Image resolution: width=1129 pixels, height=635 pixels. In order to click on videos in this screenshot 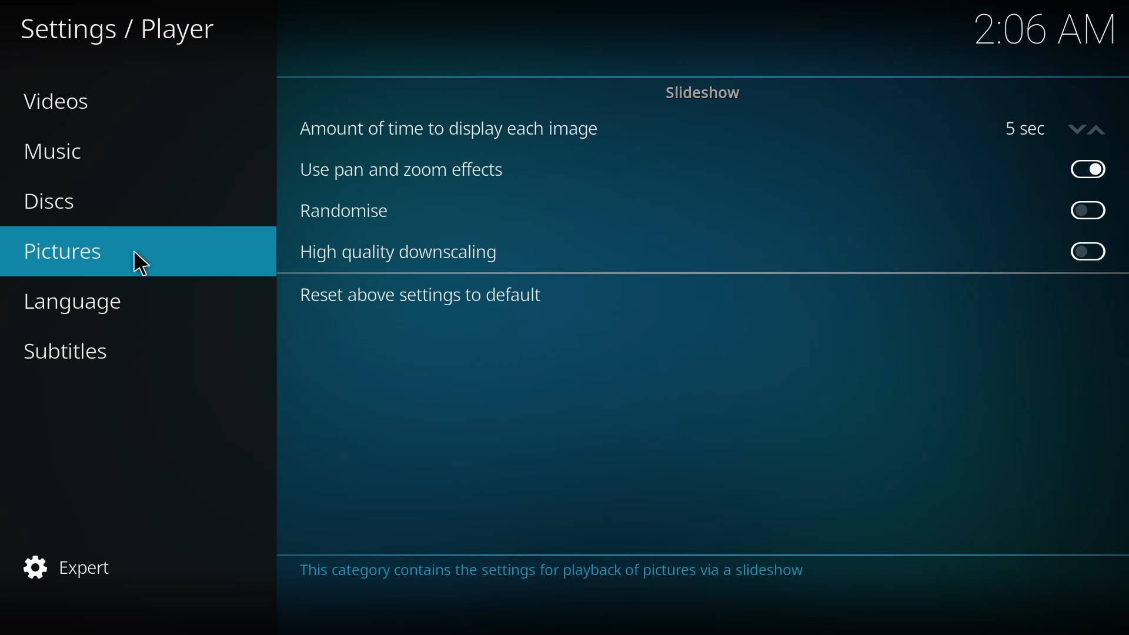, I will do `click(59, 99)`.